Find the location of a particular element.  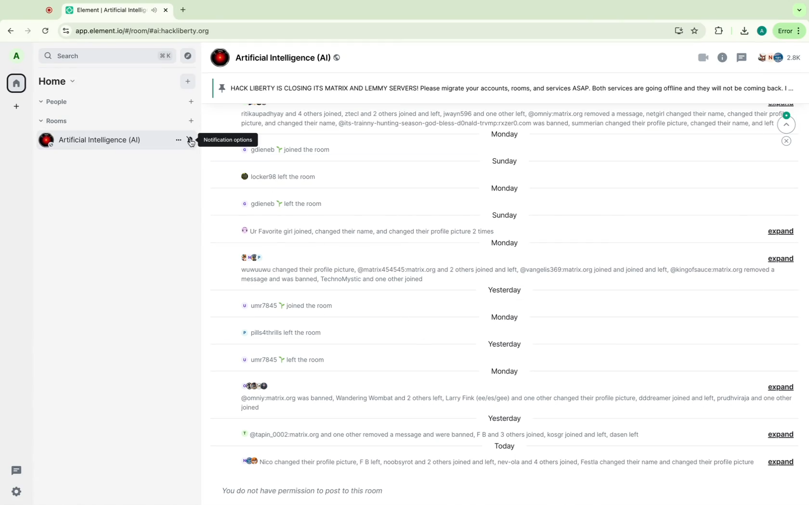

day is located at coordinates (505, 137).